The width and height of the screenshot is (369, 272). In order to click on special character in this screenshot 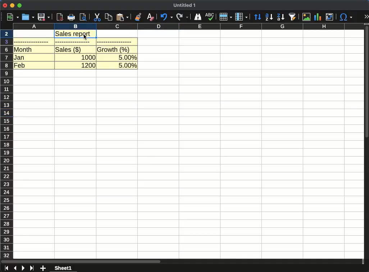, I will do `click(345, 17)`.